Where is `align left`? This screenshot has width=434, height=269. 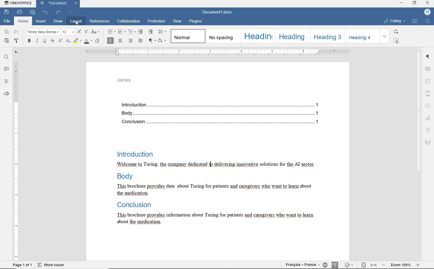
align left is located at coordinates (110, 40).